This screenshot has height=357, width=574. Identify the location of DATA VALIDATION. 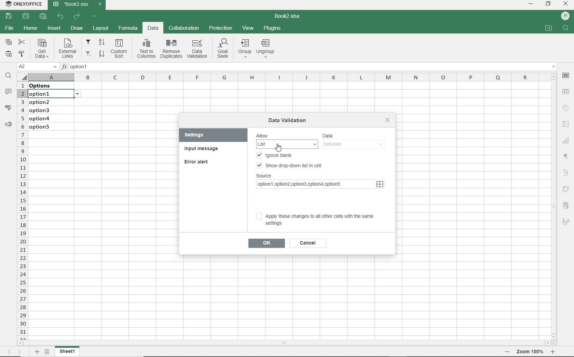
(290, 120).